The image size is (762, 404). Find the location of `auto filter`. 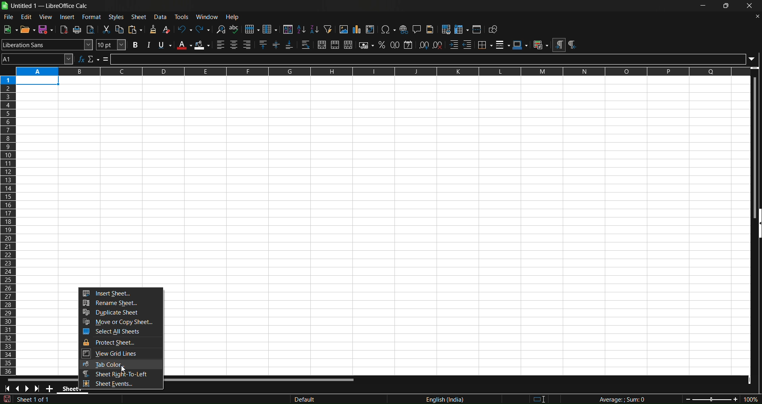

auto filter is located at coordinates (327, 29).